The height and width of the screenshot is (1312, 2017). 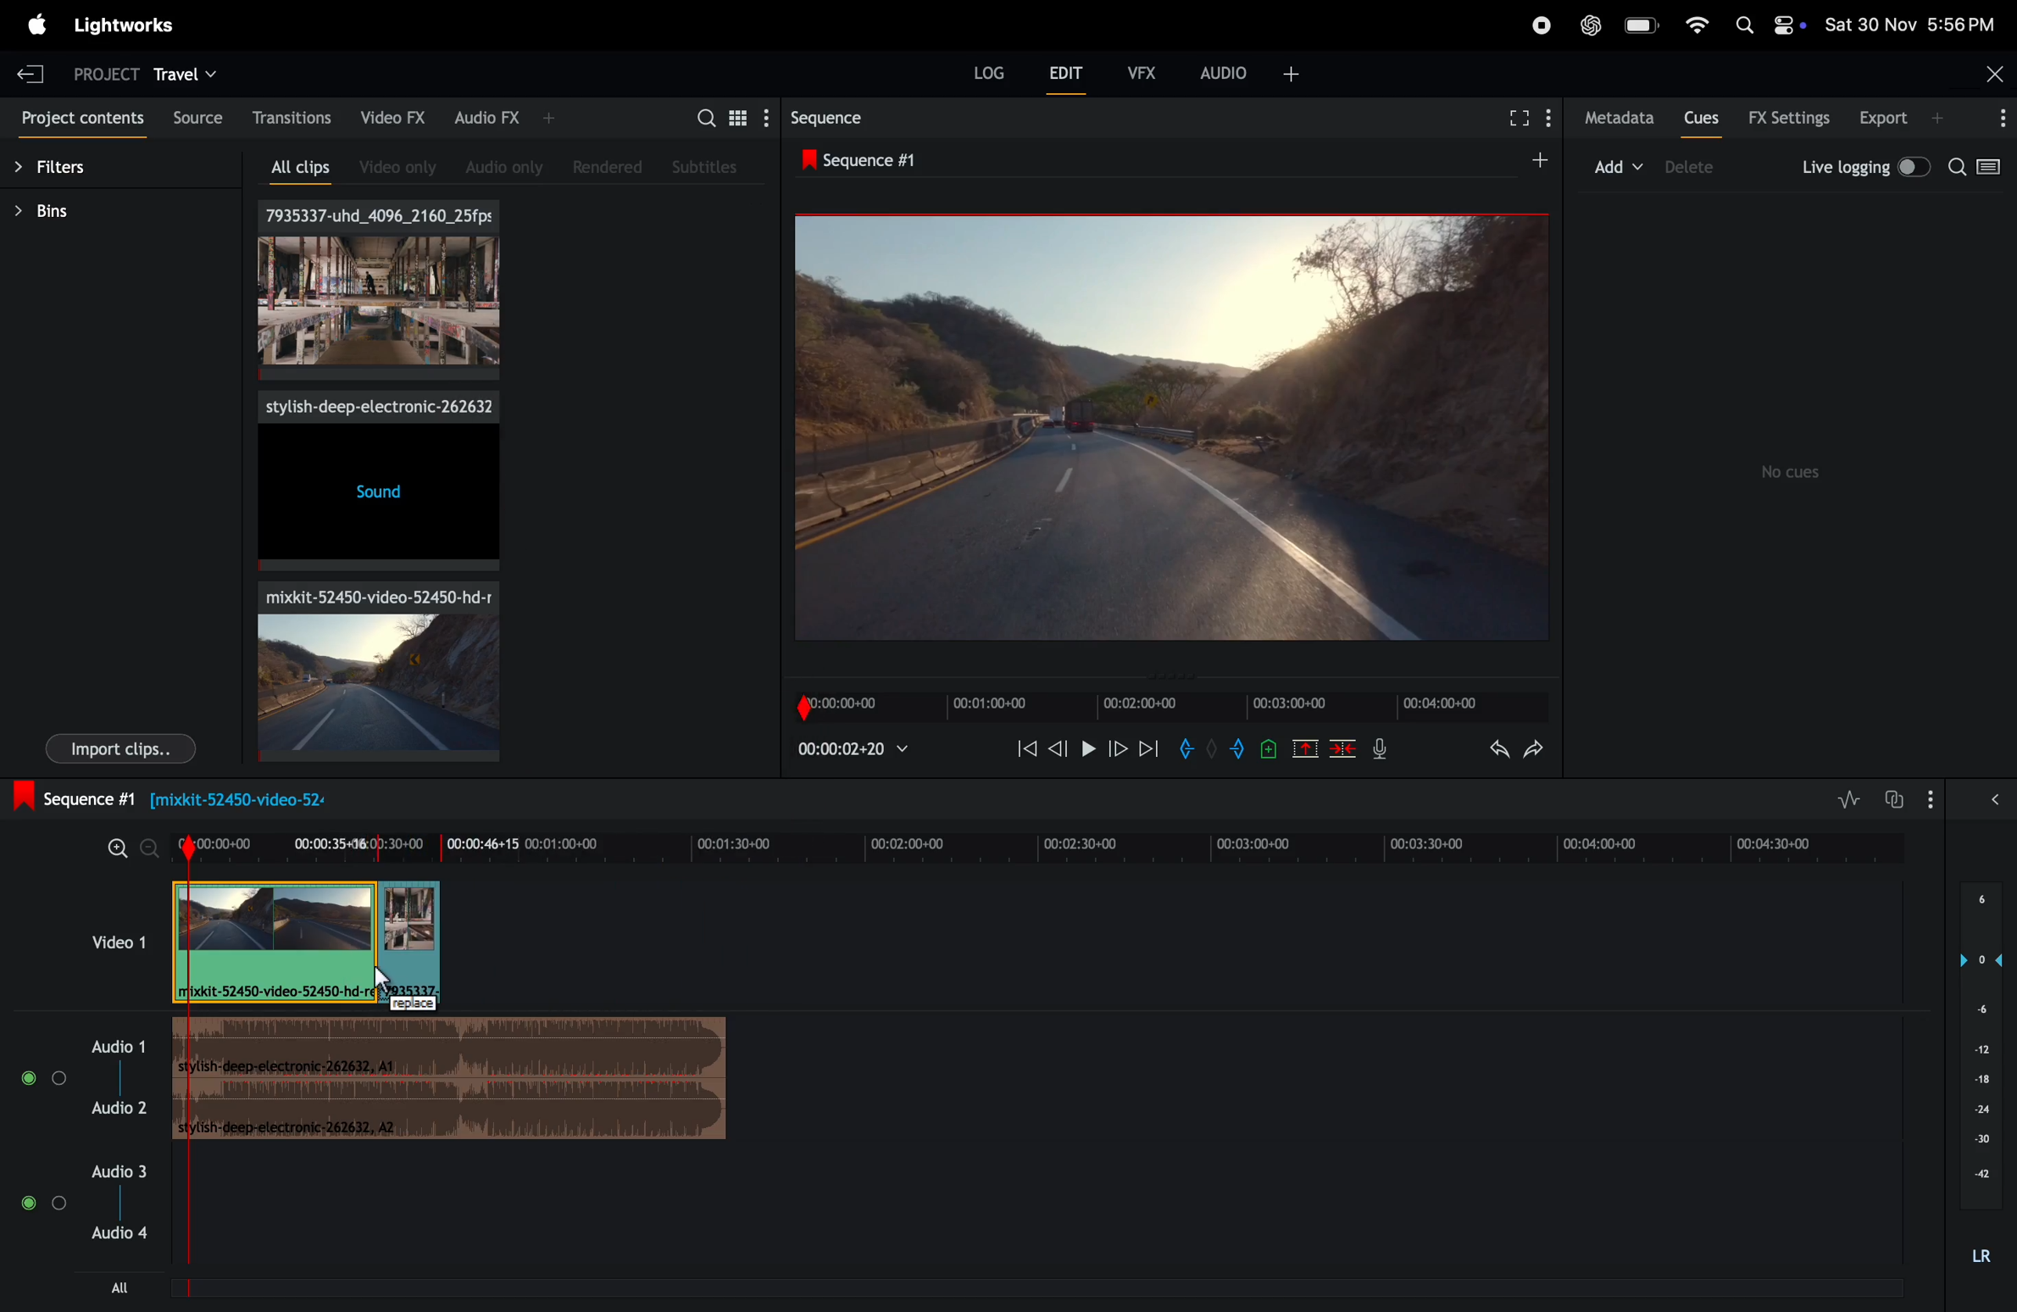 I want to click on fullscreen, so click(x=1523, y=118).